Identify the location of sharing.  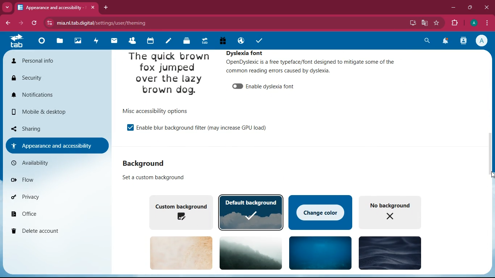
(51, 128).